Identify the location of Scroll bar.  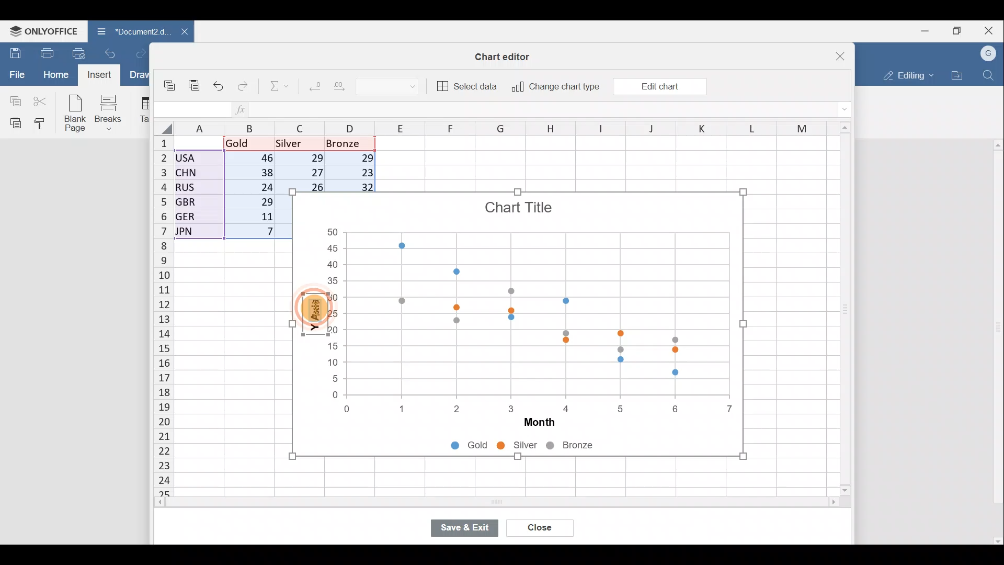
(474, 504).